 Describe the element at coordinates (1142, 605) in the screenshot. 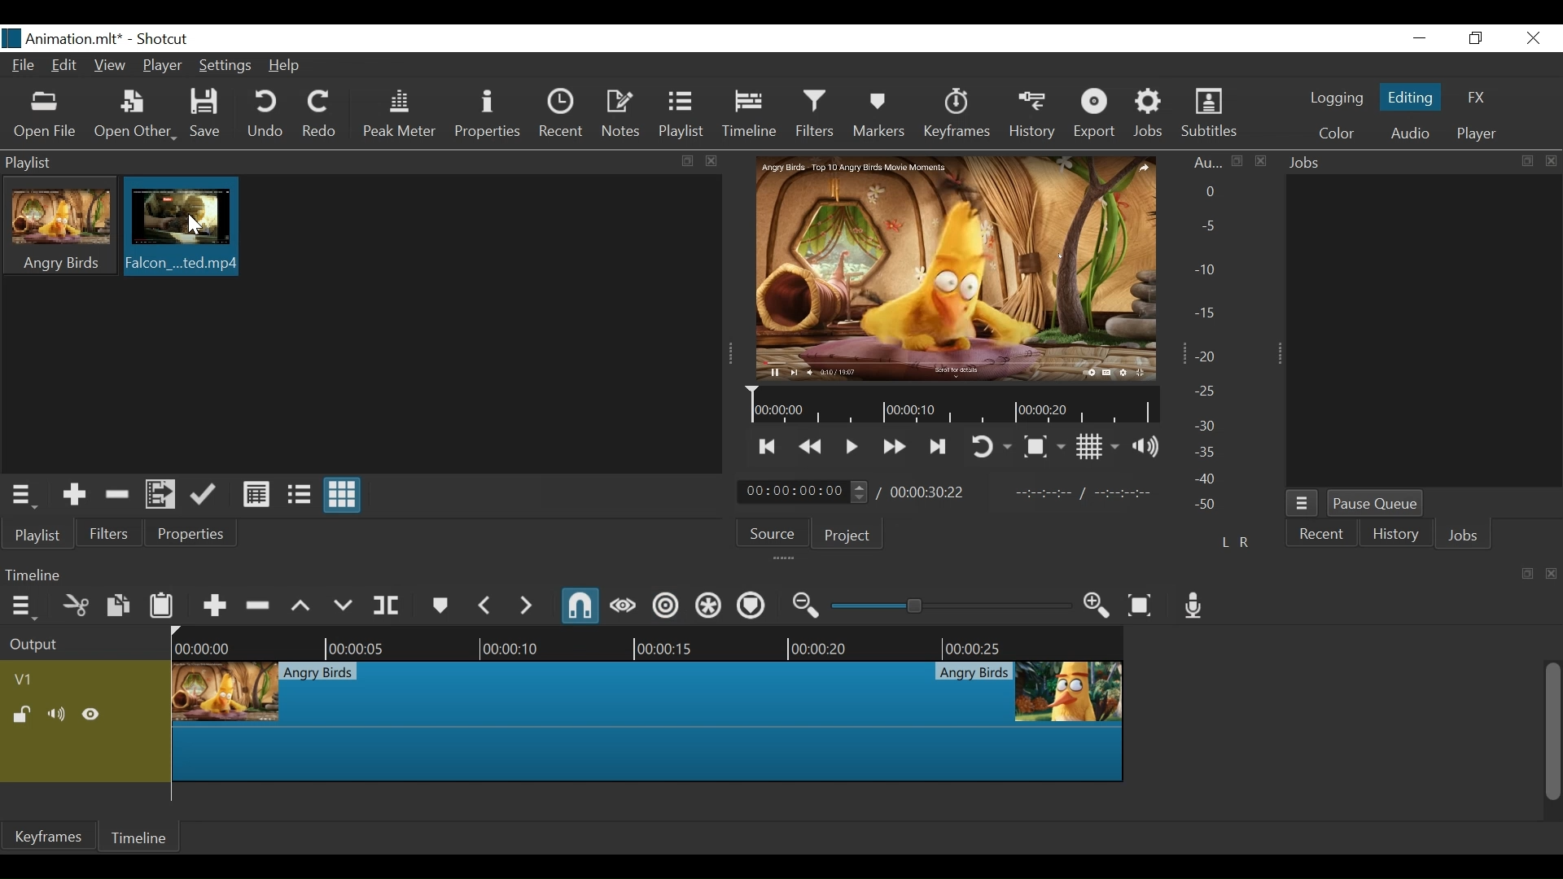

I see `Zoom timeline to fit` at that location.